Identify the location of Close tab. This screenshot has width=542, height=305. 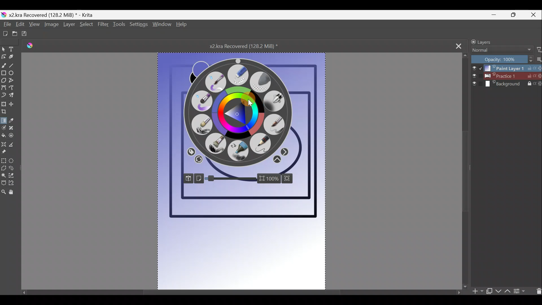
(459, 45).